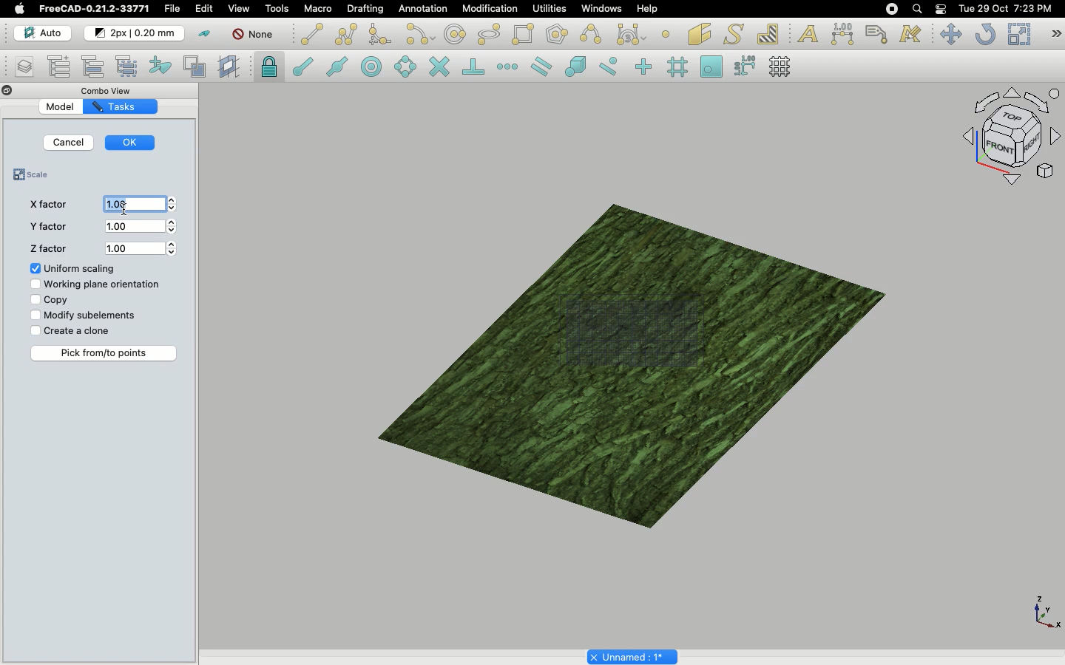  What do you see at coordinates (300, 64) in the screenshot?
I see `Snap endpoint` at bounding box center [300, 64].